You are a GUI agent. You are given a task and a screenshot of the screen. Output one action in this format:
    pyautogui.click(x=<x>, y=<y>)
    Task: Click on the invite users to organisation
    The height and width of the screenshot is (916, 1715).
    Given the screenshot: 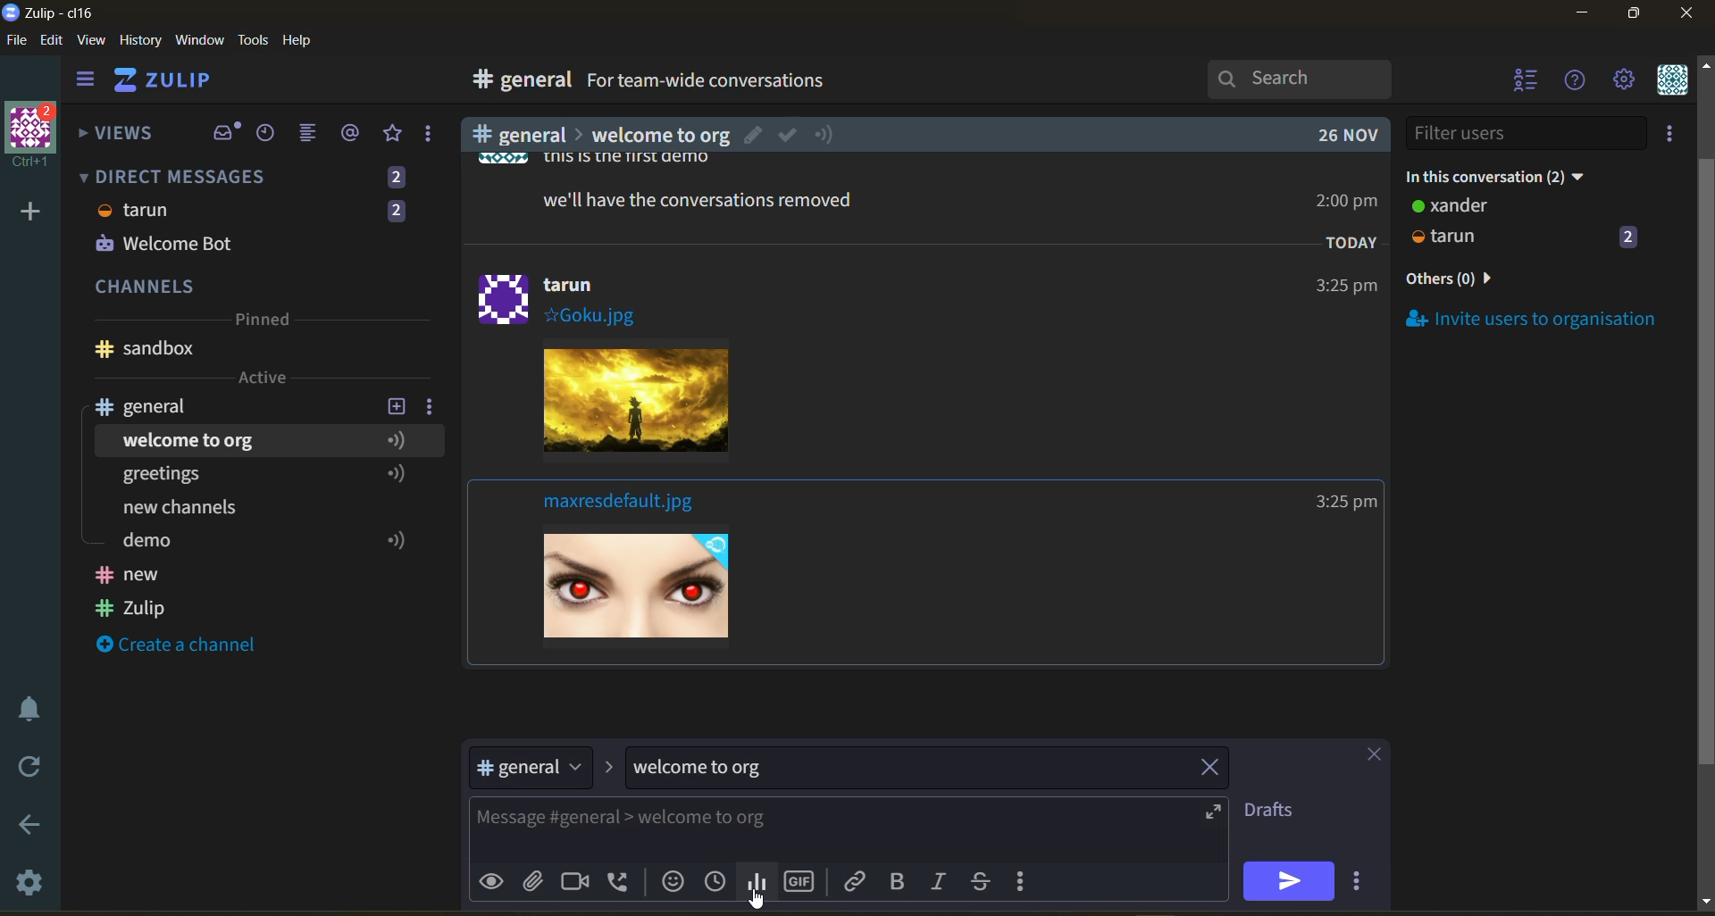 What is the action you would take?
    pyautogui.click(x=1673, y=137)
    